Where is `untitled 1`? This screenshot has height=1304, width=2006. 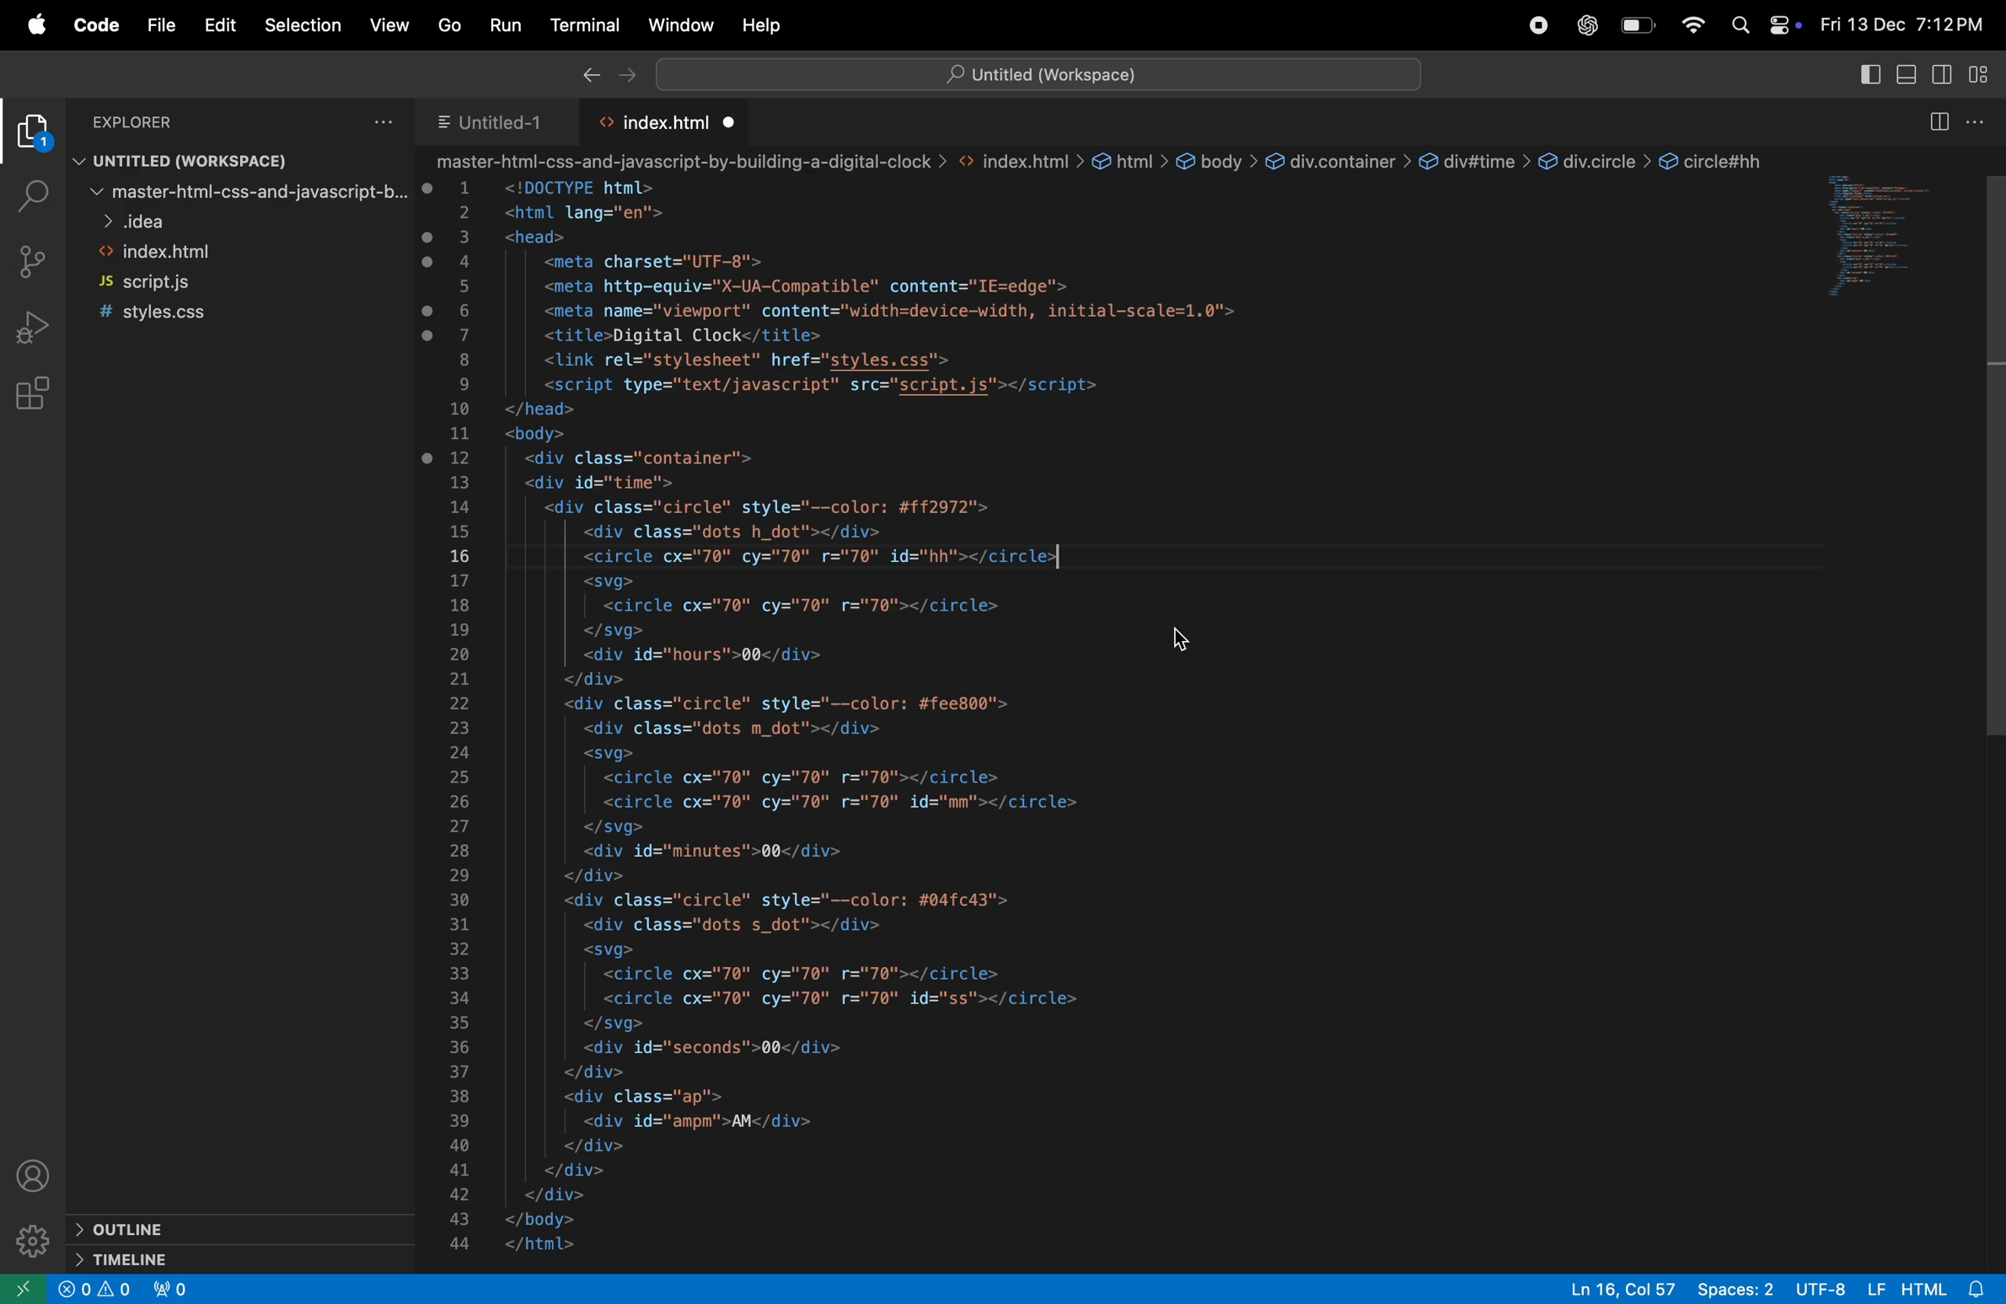 untitled 1 is located at coordinates (491, 123).